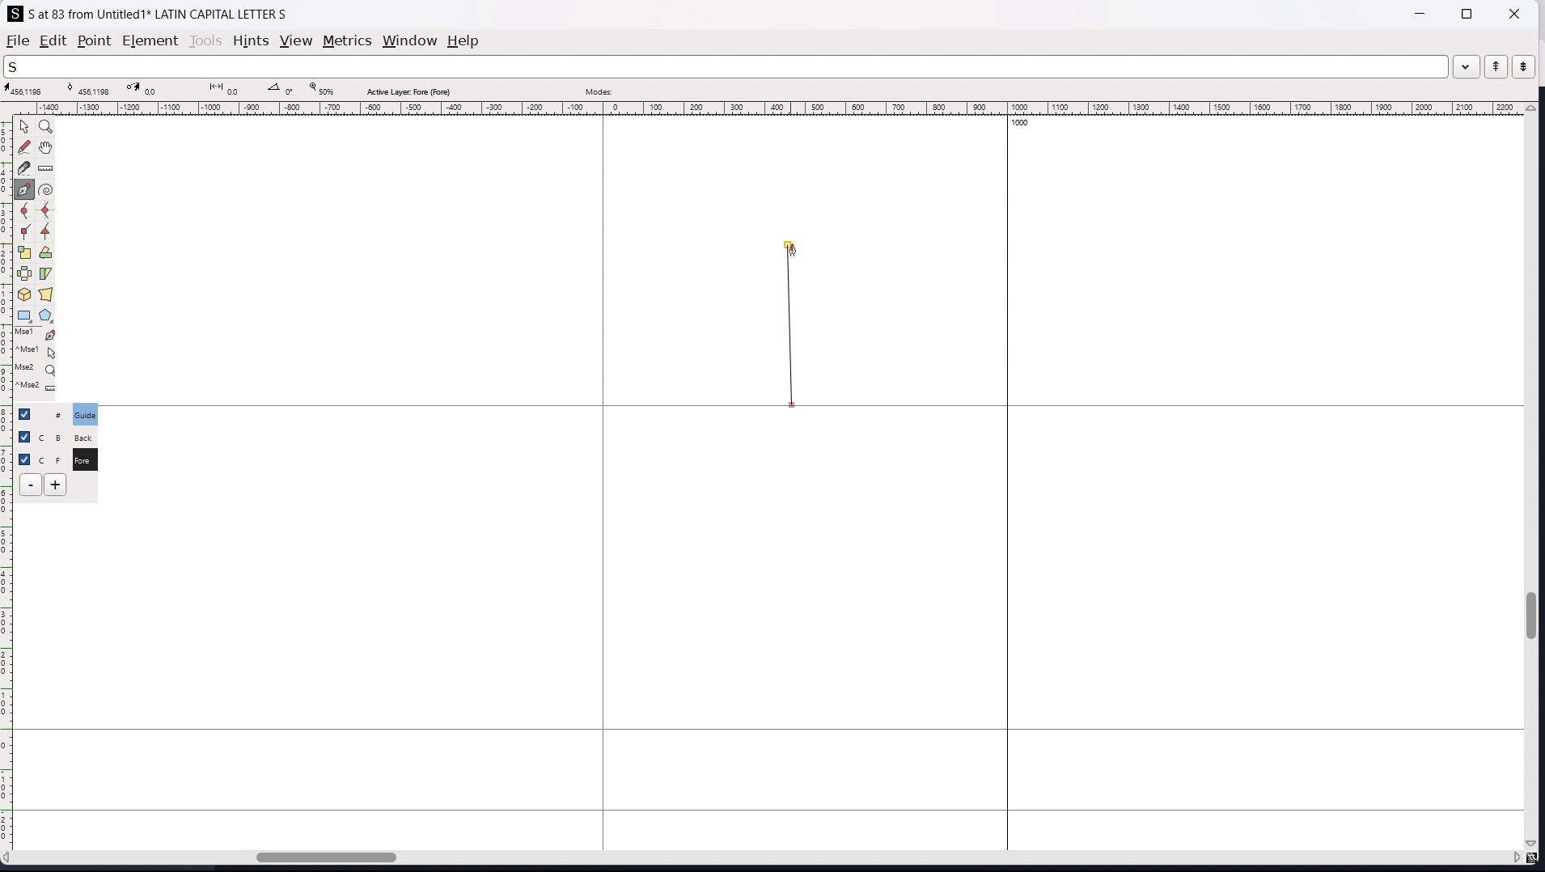 Image resolution: width=1545 pixels, height=872 pixels. I want to click on view, so click(296, 41).